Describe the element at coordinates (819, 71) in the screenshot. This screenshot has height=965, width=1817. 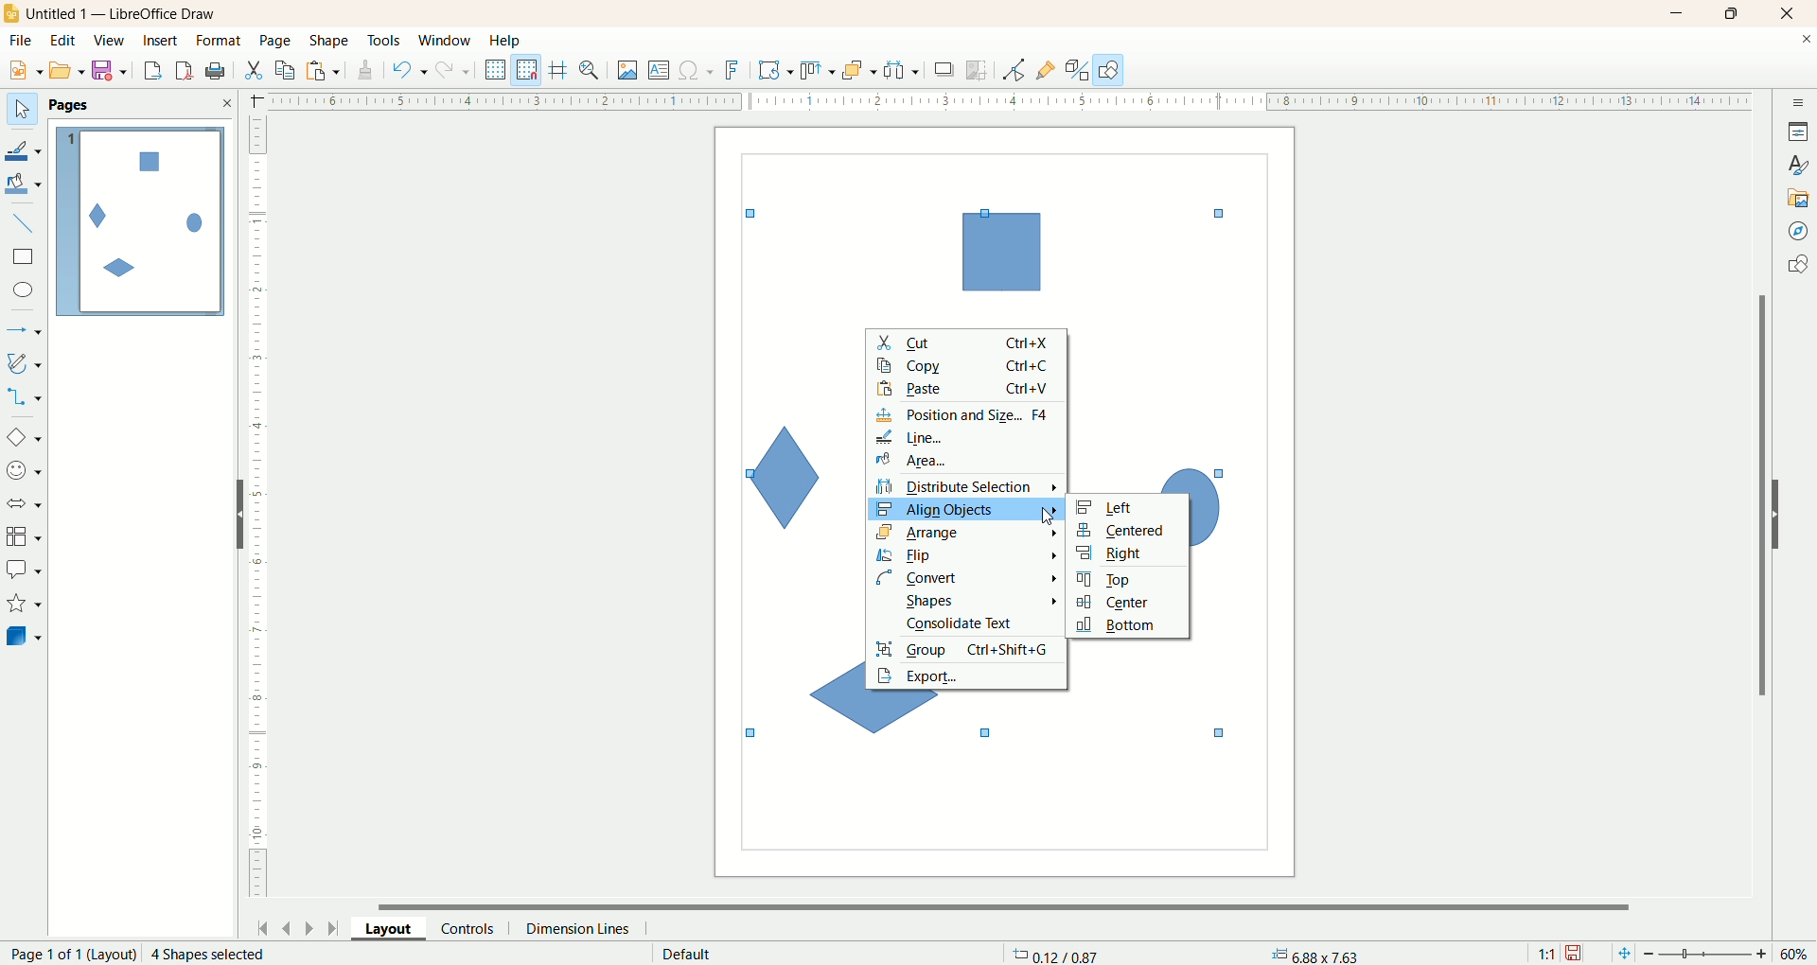
I see `allign object` at that location.